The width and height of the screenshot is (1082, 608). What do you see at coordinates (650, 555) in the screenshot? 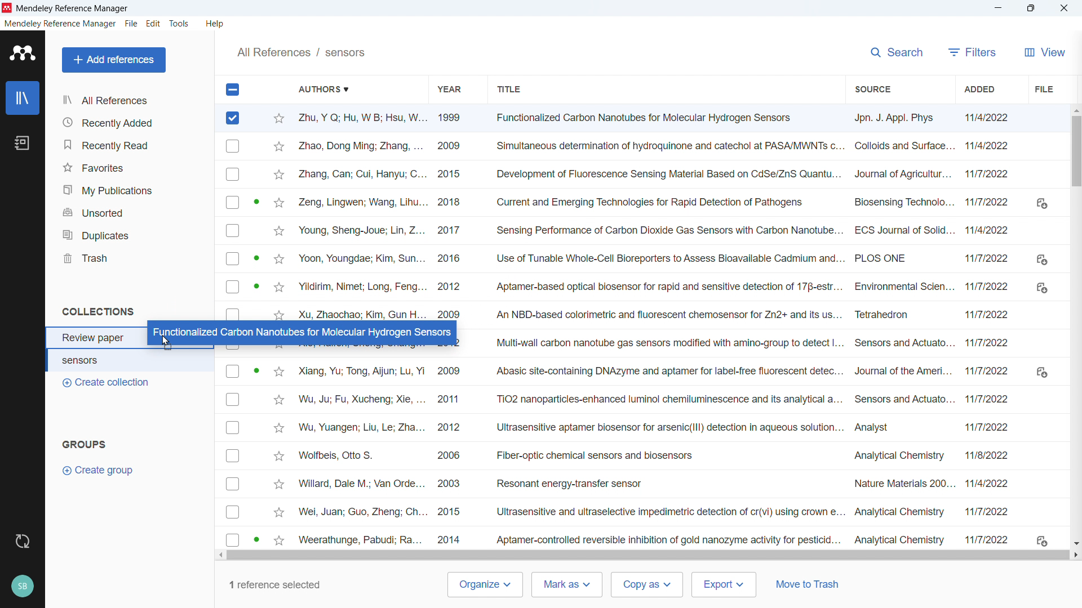
I see `Horizontal scroll bar ` at bounding box center [650, 555].